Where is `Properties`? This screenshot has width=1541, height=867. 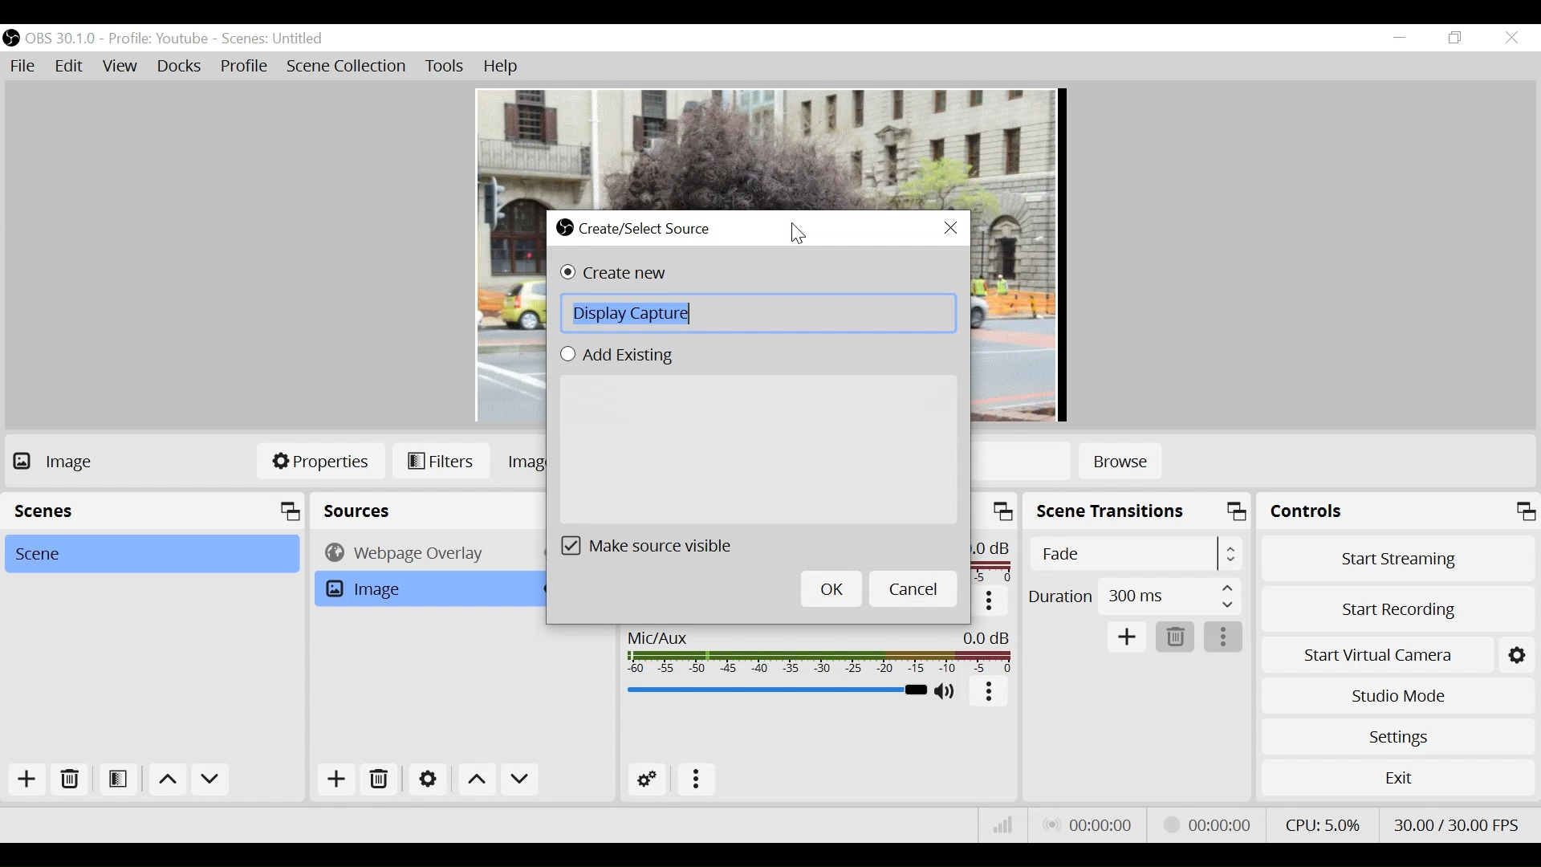
Properties is located at coordinates (320, 460).